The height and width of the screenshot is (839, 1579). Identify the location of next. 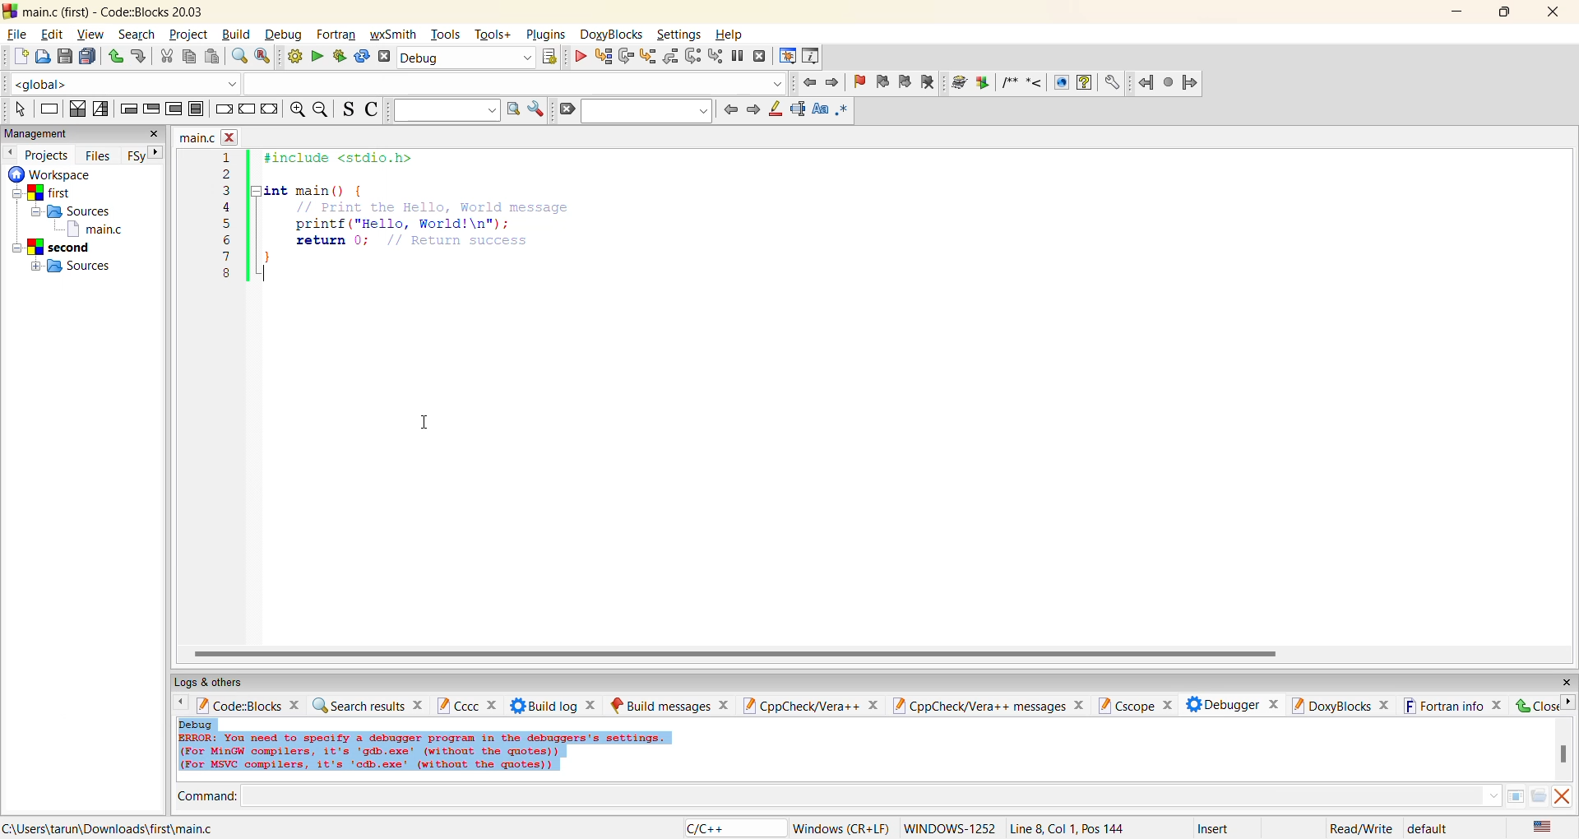
(752, 109).